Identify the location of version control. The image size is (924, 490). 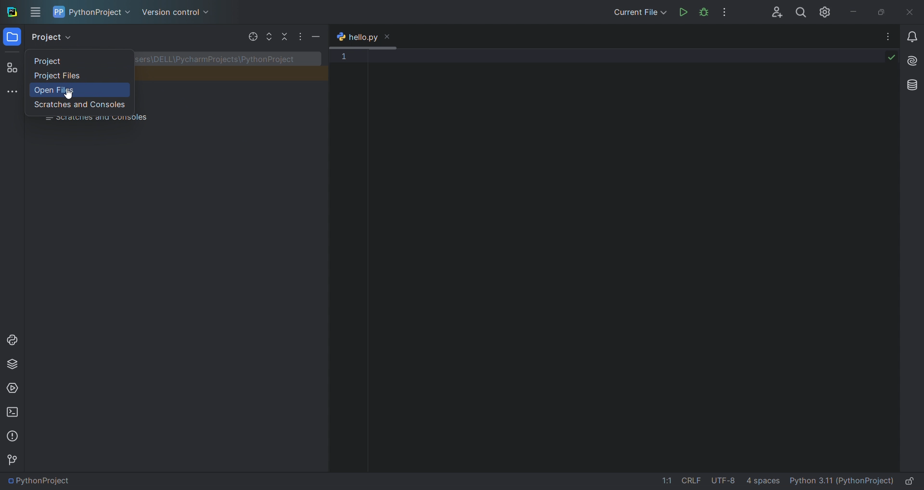
(179, 13).